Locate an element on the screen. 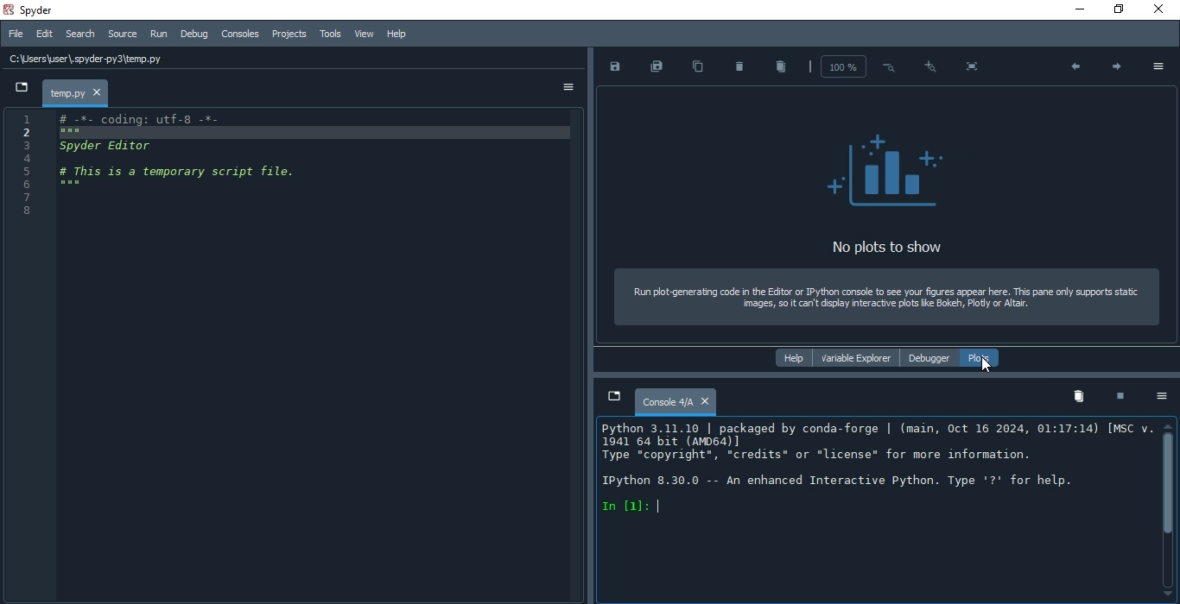  cursor is located at coordinates (986, 368).